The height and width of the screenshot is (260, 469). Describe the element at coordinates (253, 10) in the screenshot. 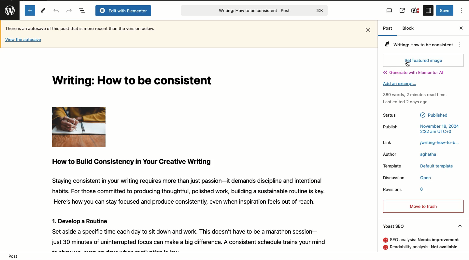

I see `Writing: How to be consistent - Post` at that location.